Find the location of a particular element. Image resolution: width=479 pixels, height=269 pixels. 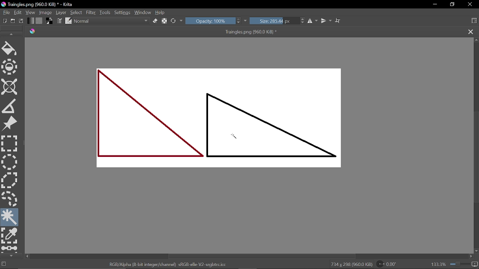

Window is located at coordinates (143, 12).